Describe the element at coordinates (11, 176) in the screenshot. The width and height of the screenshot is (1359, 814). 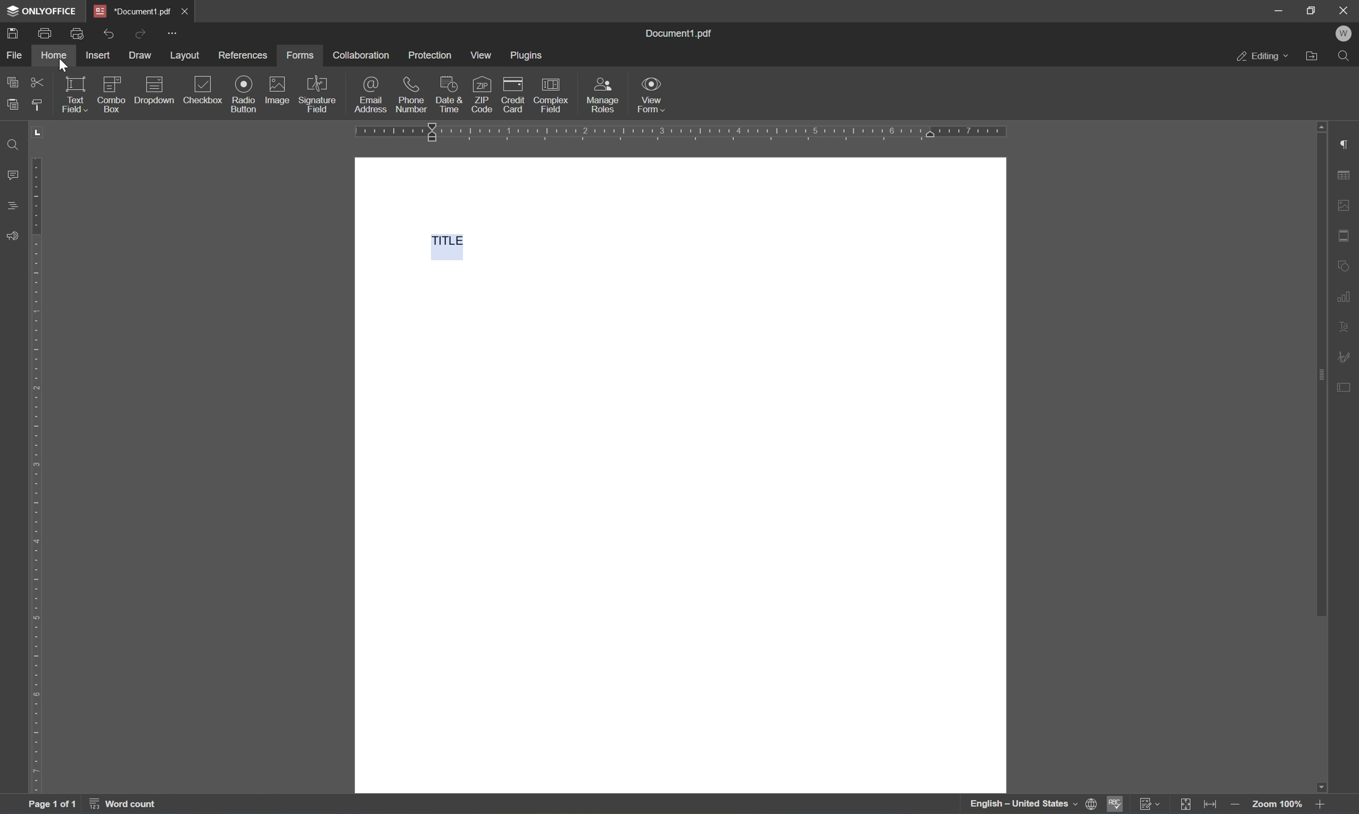
I see `comments` at that location.